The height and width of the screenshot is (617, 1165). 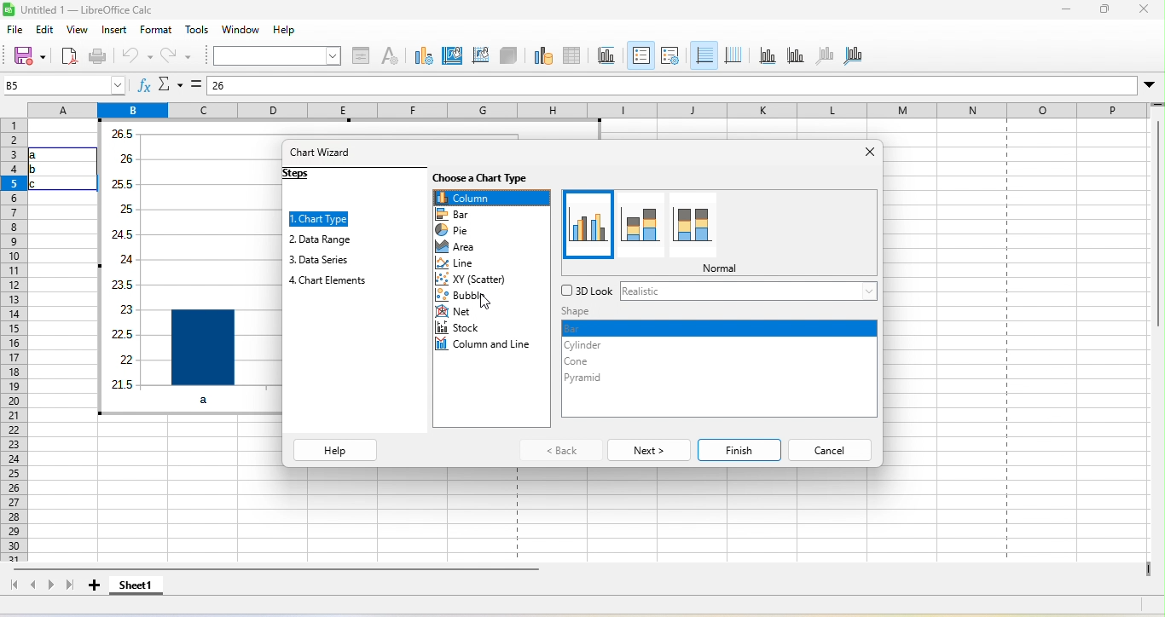 What do you see at coordinates (333, 281) in the screenshot?
I see `chart element` at bounding box center [333, 281].